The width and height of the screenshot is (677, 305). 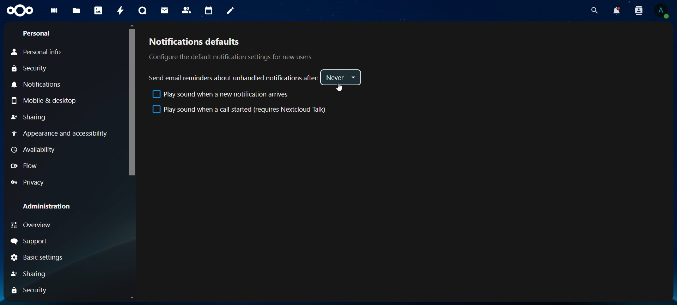 What do you see at coordinates (340, 88) in the screenshot?
I see `Cursor` at bounding box center [340, 88].